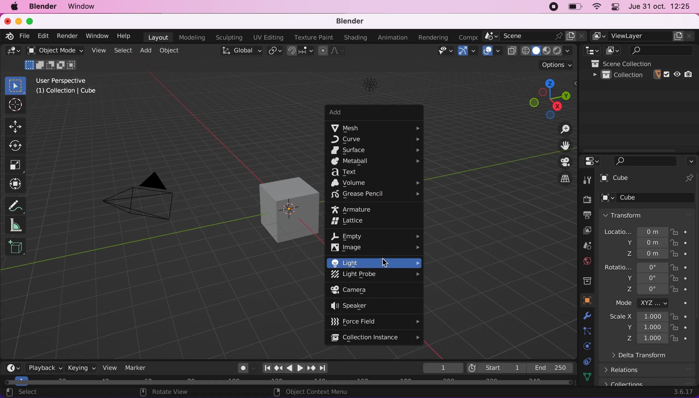 The width and height of the screenshot is (699, 398). What do you see at coordinates (376, 128) in the screenshot?
I see `mesh` at bounding box center [376, 128].